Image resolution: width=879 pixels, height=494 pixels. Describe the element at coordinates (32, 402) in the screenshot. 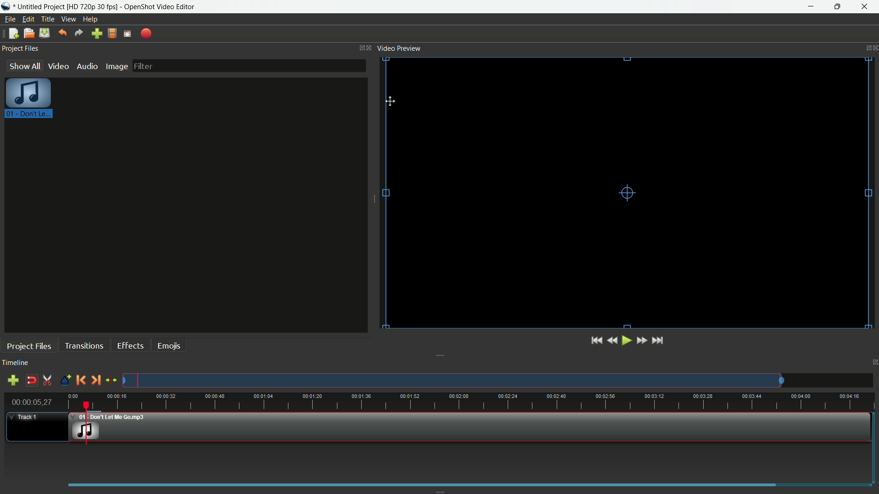

I see `current time` at that location.